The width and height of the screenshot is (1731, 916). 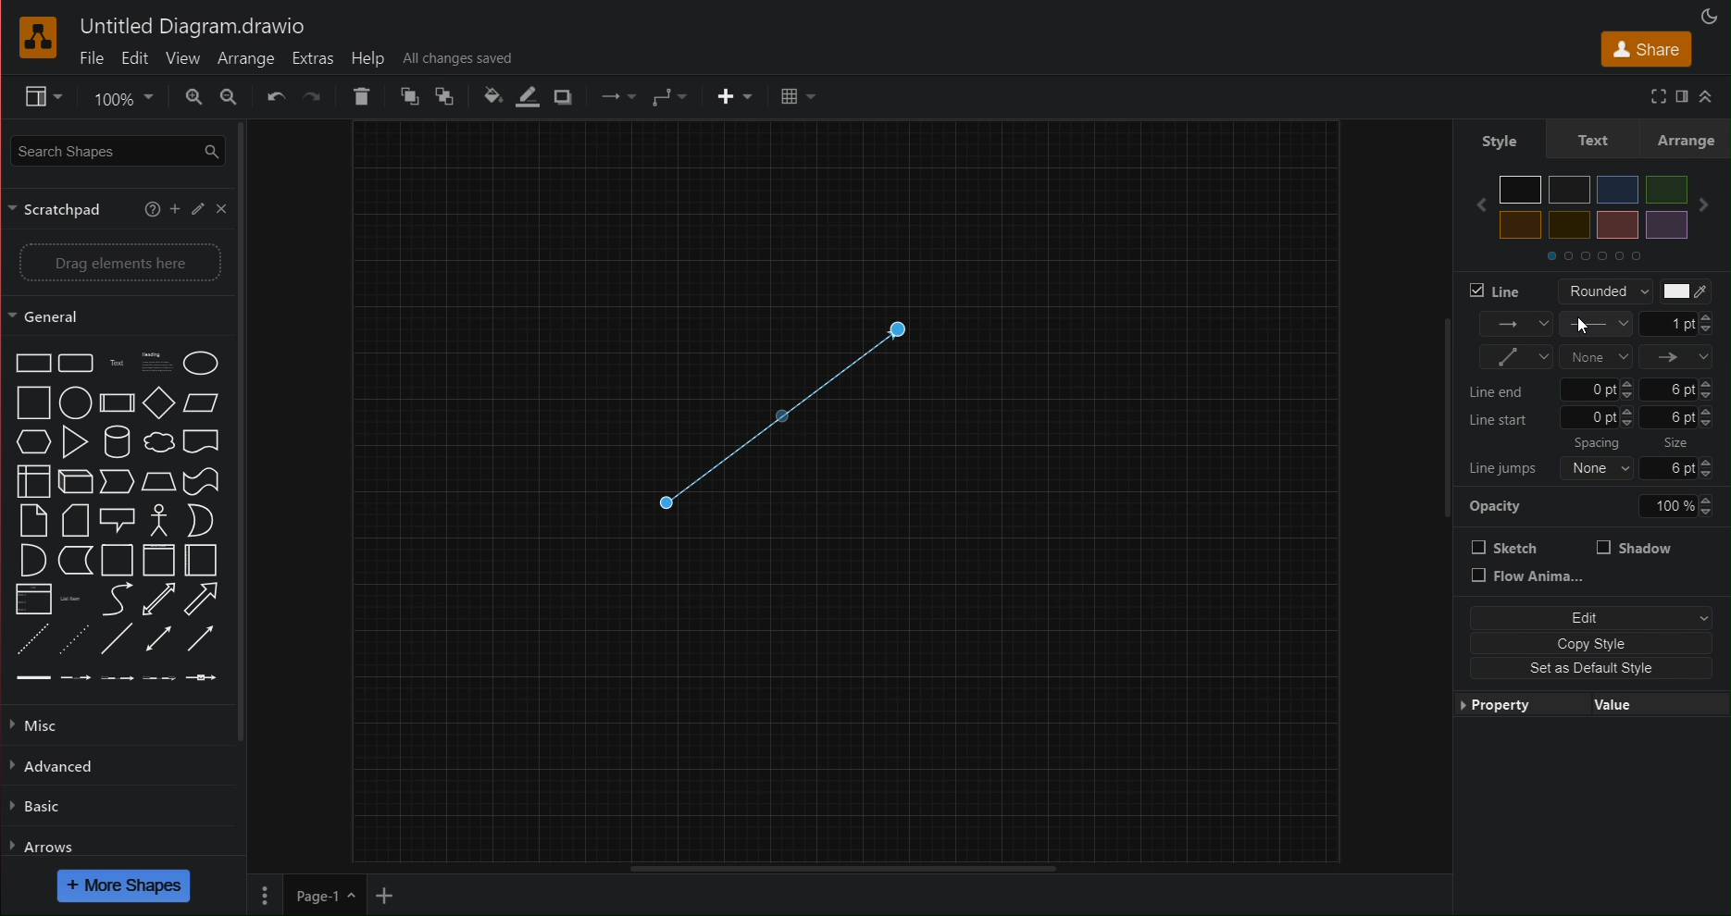 What do you see at coordinates (193, 96) in the screenshot?
I see `Zoom In` at bounding box center [193, 96].